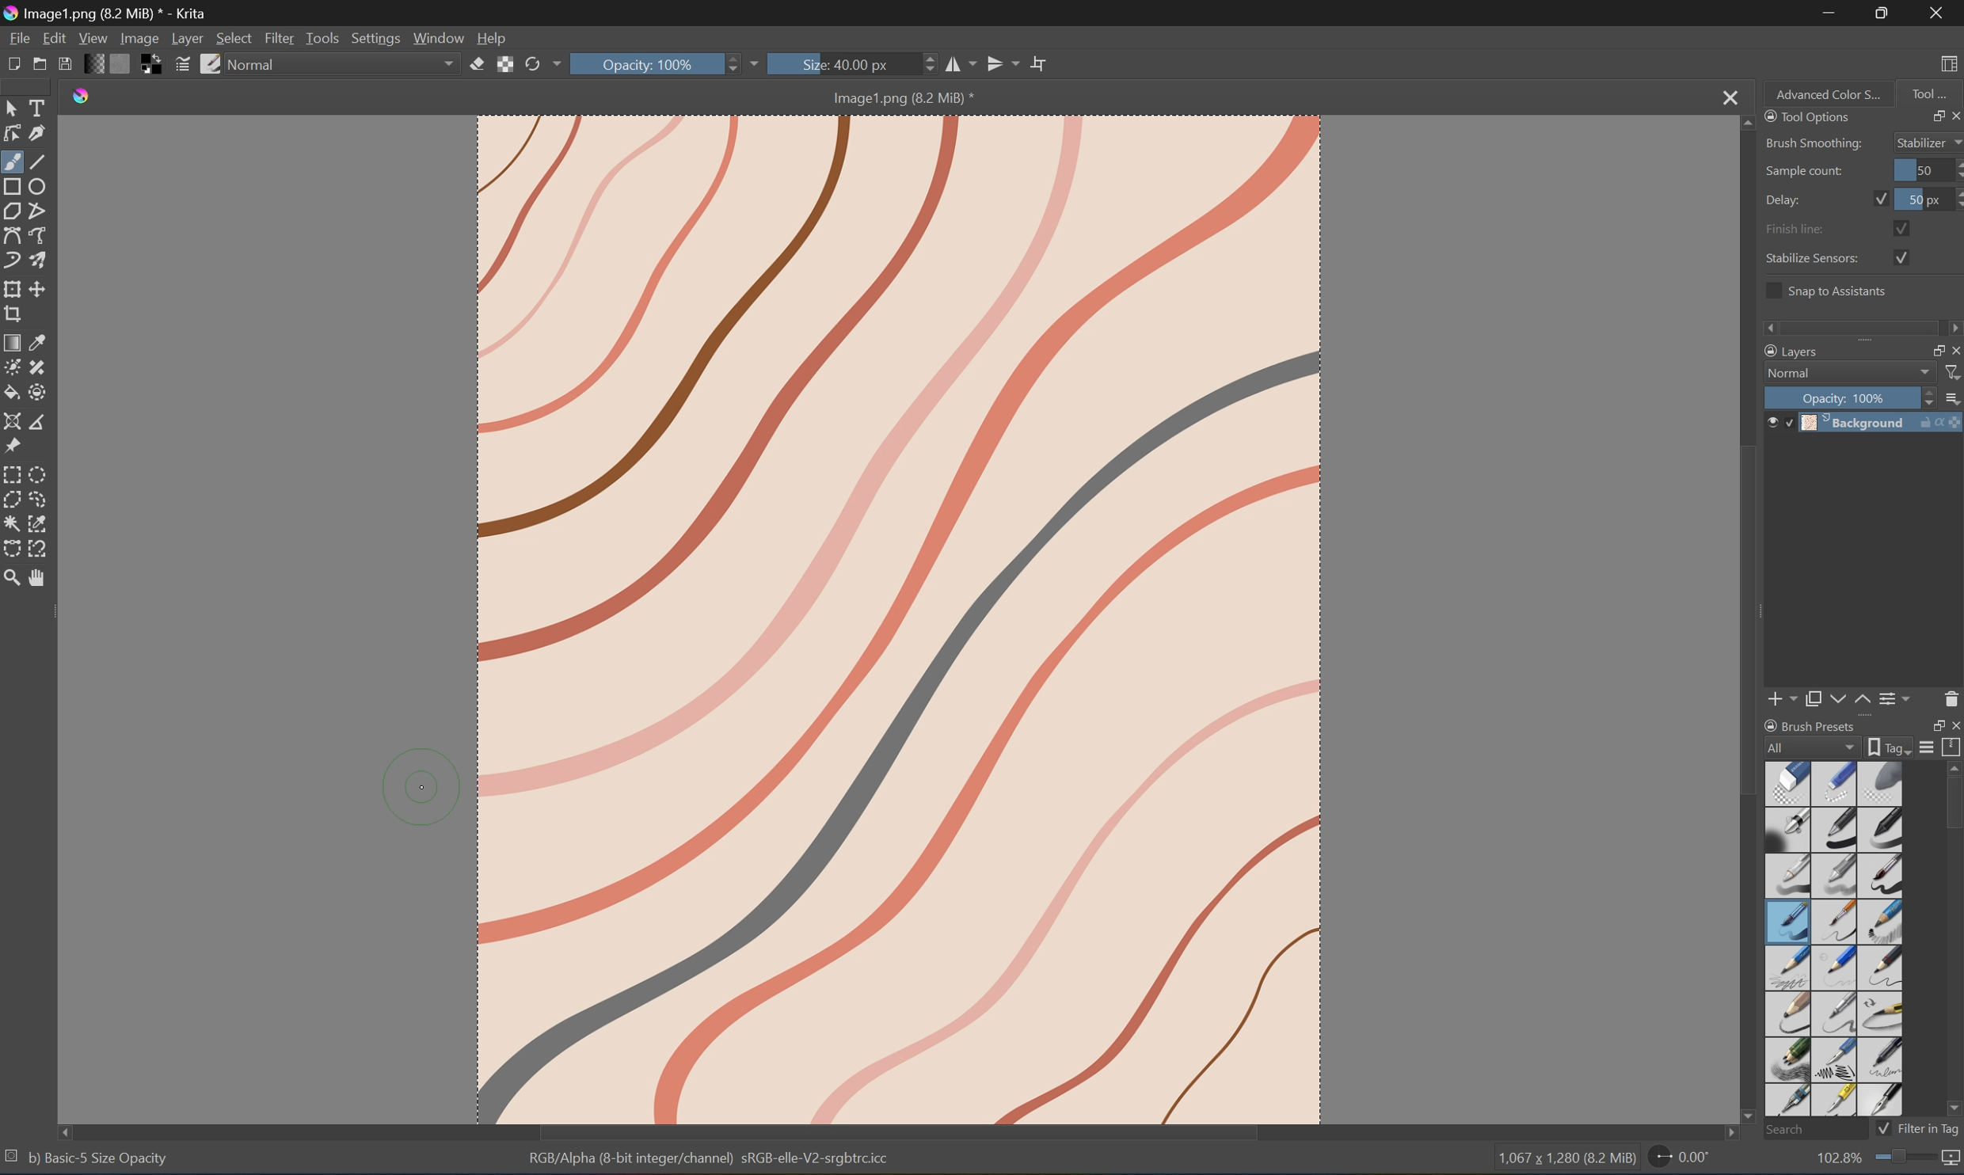  What do you see at coordinates (1855, 325) in the screenshot?
I see `Scroll Bar` at bounding box center [1855, 325].